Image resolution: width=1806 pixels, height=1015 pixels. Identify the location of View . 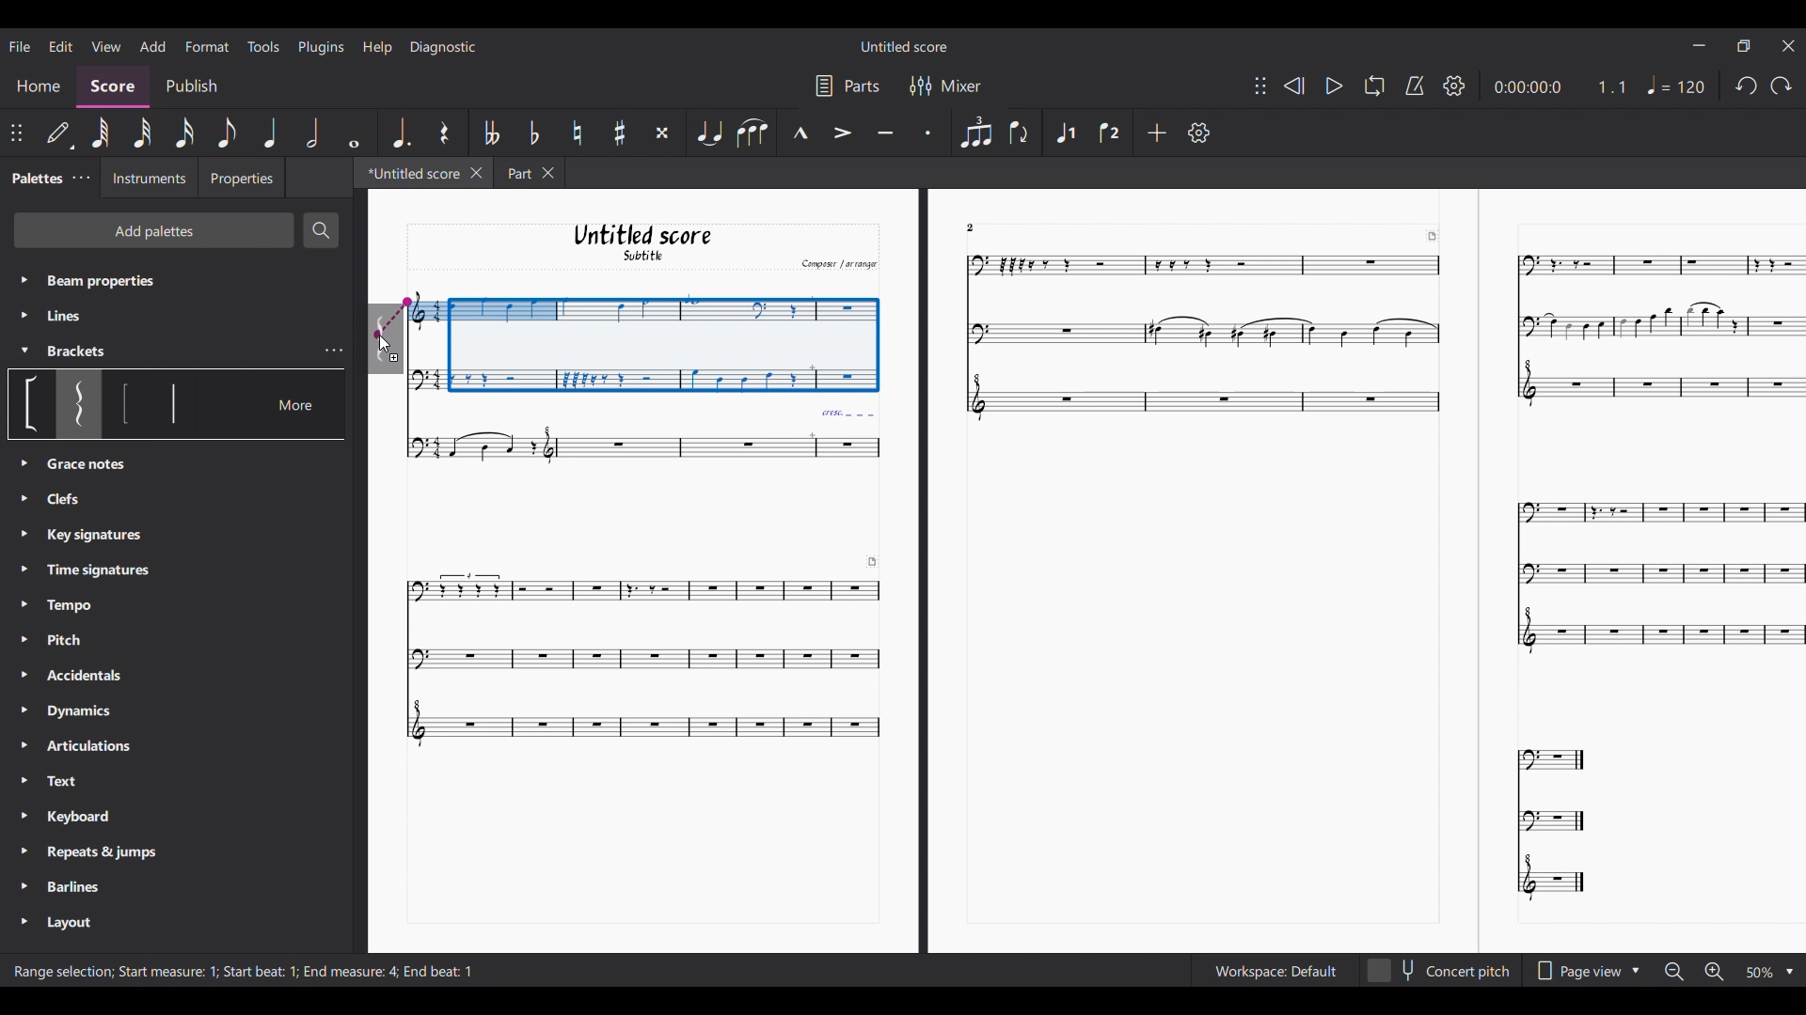
(106, 46).